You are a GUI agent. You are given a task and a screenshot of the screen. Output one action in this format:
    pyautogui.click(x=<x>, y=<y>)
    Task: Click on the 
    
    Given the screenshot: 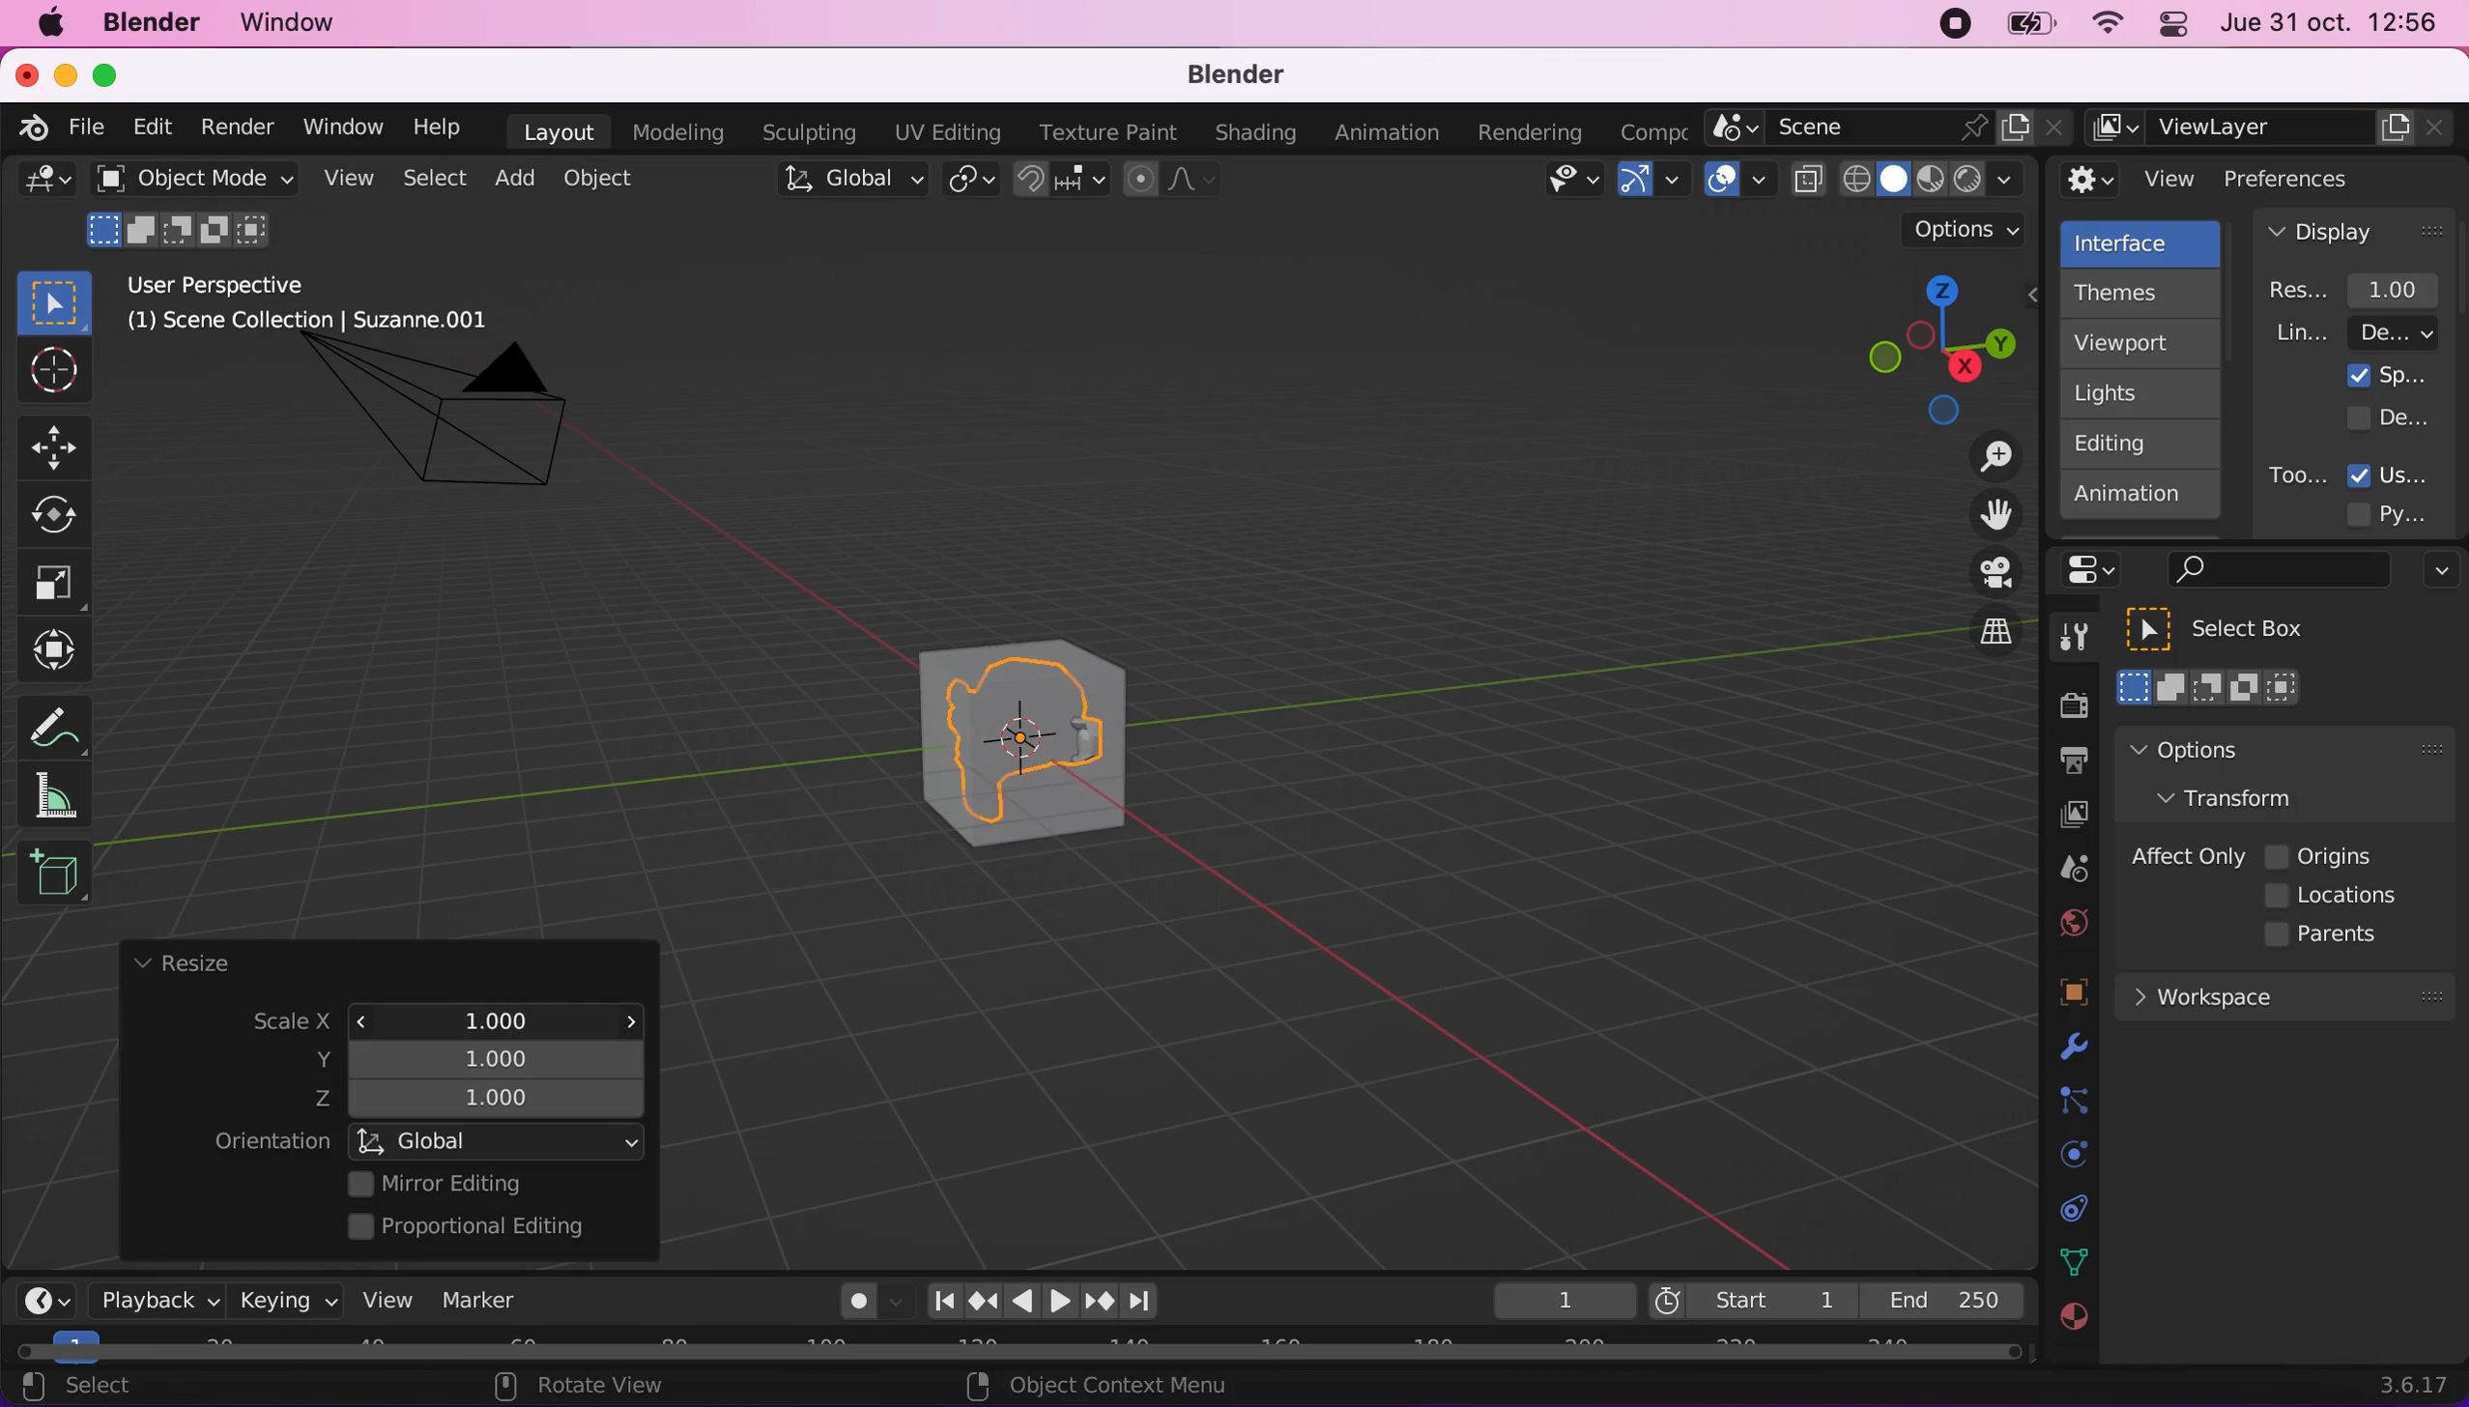 What is the action you would take?
    pyautogui.click(x=51, y=372)
    